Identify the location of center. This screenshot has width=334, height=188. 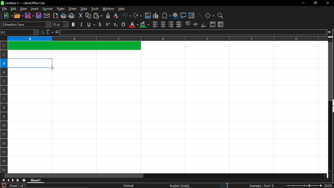
(163, 24).